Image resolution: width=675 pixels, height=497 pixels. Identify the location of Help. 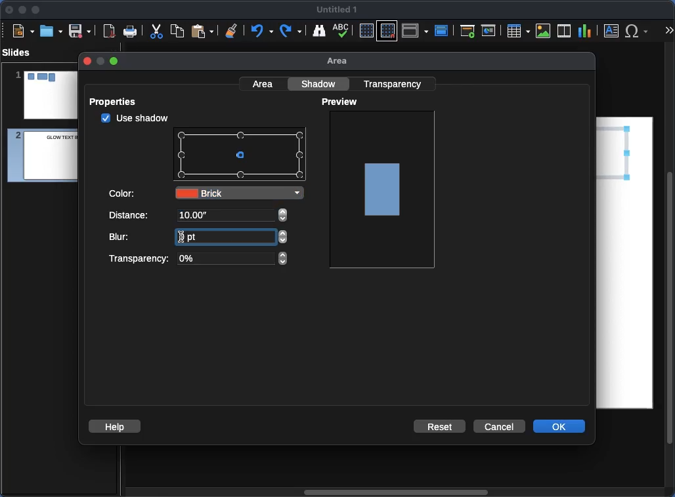
(115, 426).